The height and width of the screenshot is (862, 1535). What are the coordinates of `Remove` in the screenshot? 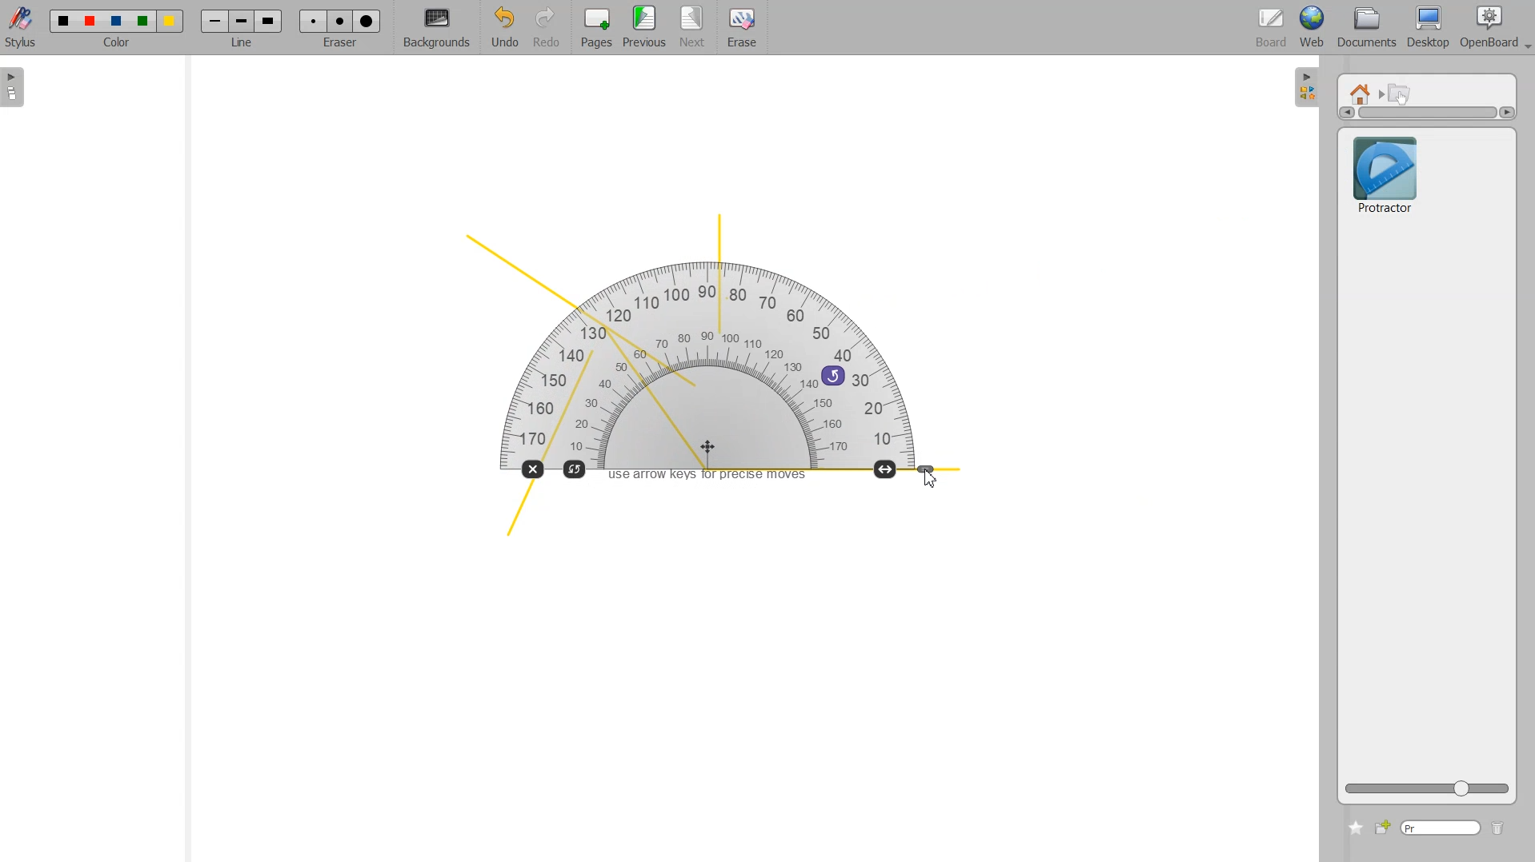 It's located at (531, 469).